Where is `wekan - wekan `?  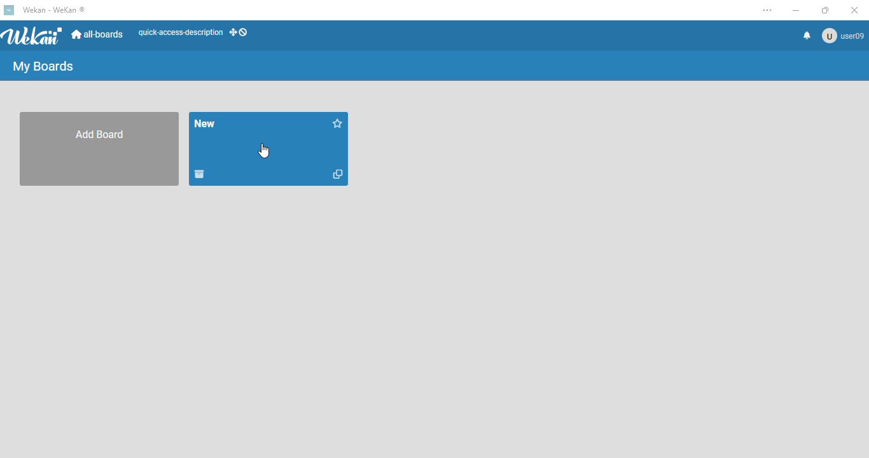 wekan - wekan  is located at coordinates (54, 10).